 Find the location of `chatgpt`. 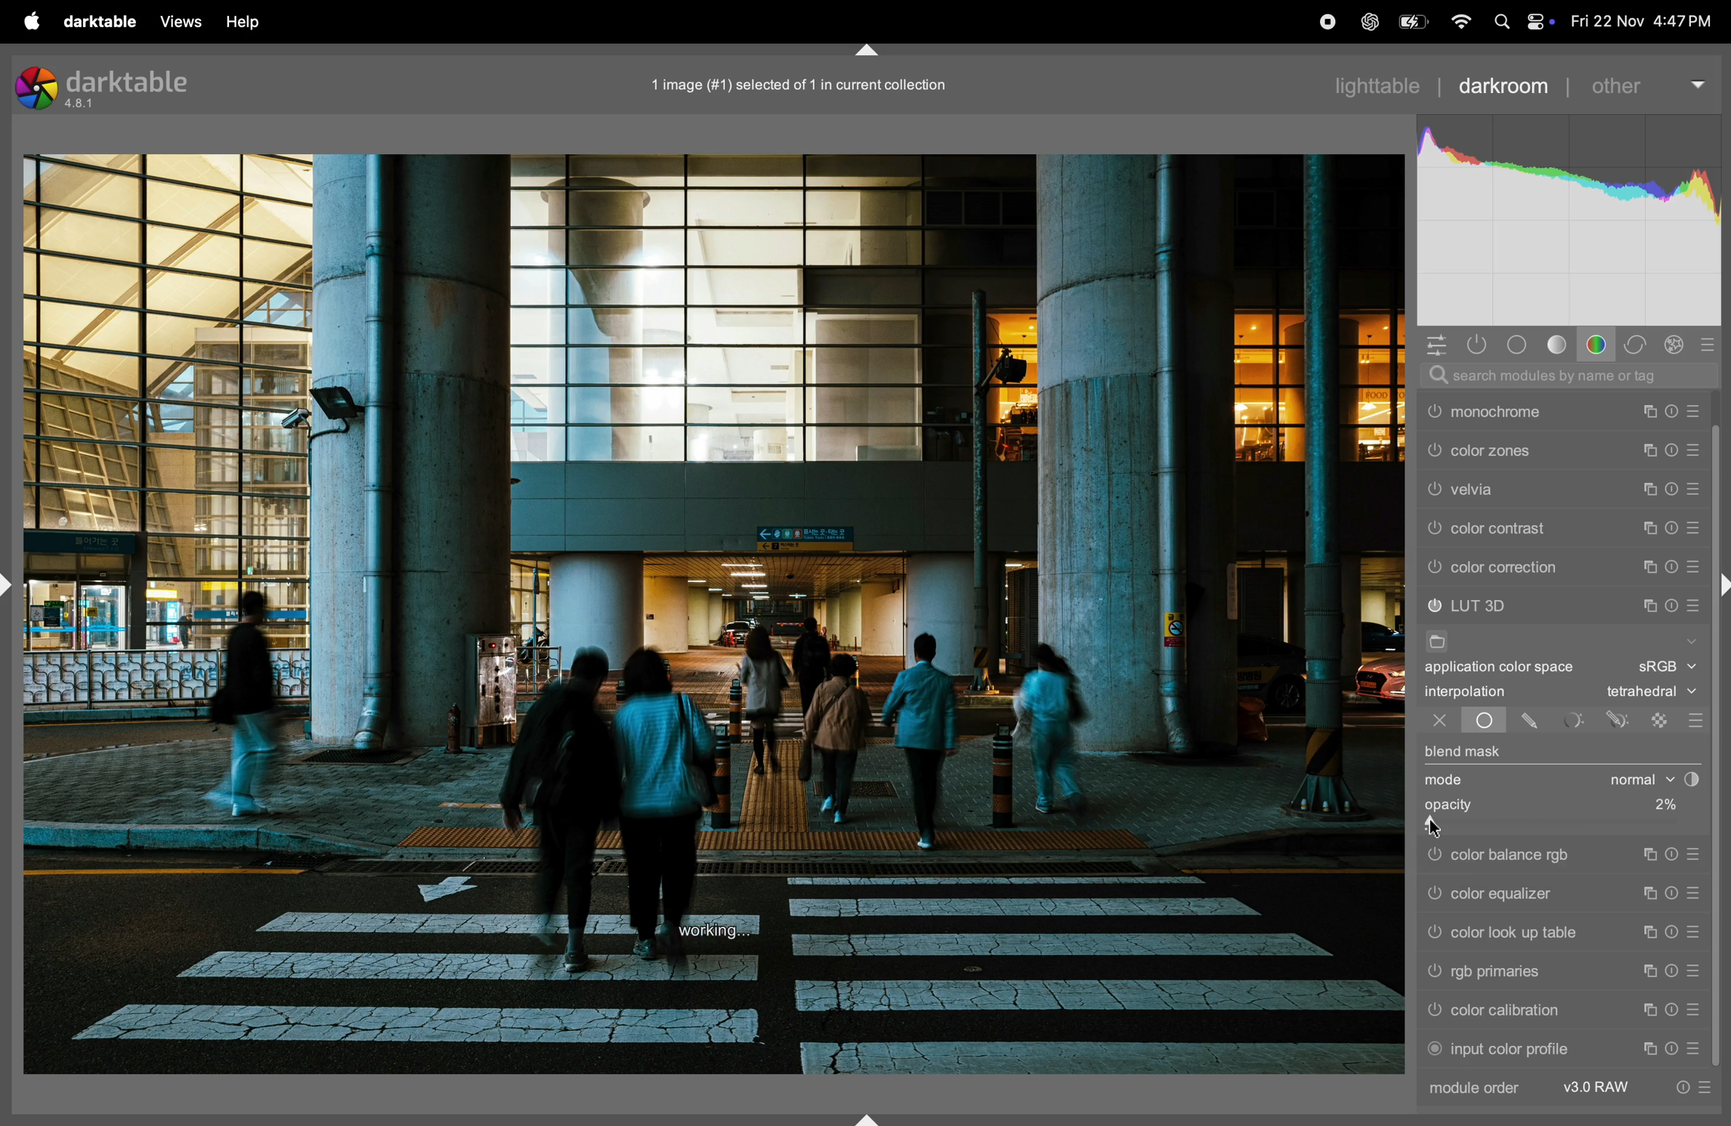

chatgpt is located at coordinates (1364, 20).